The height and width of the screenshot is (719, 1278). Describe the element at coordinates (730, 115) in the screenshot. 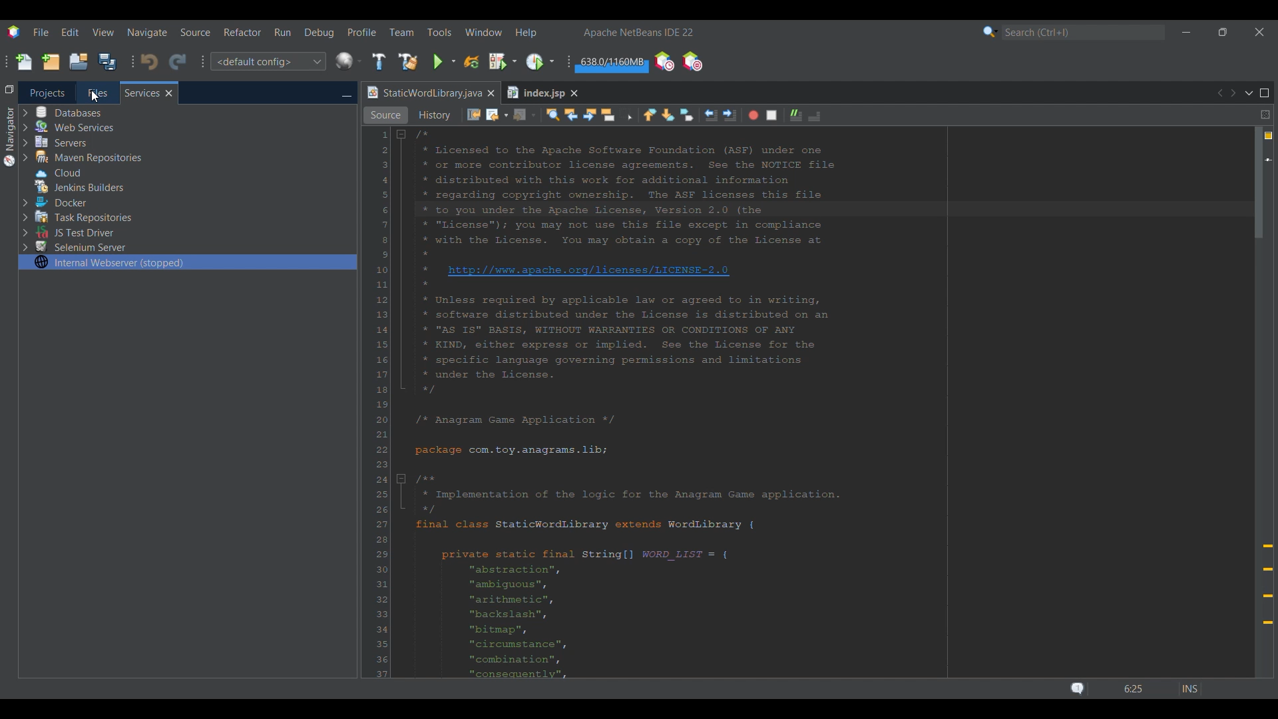

I see `Shift line right` at that location.